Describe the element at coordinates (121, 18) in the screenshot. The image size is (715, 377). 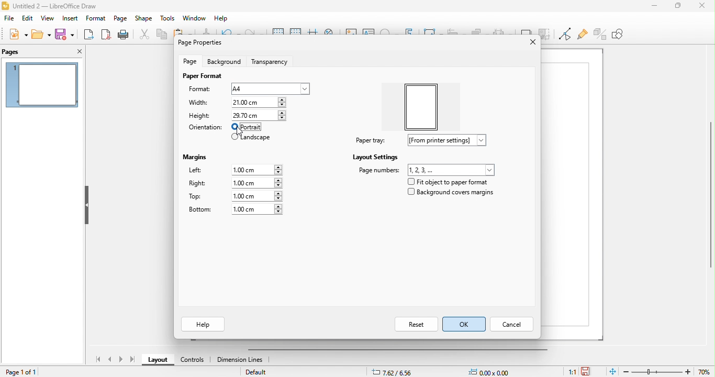
I see `page` at that location.